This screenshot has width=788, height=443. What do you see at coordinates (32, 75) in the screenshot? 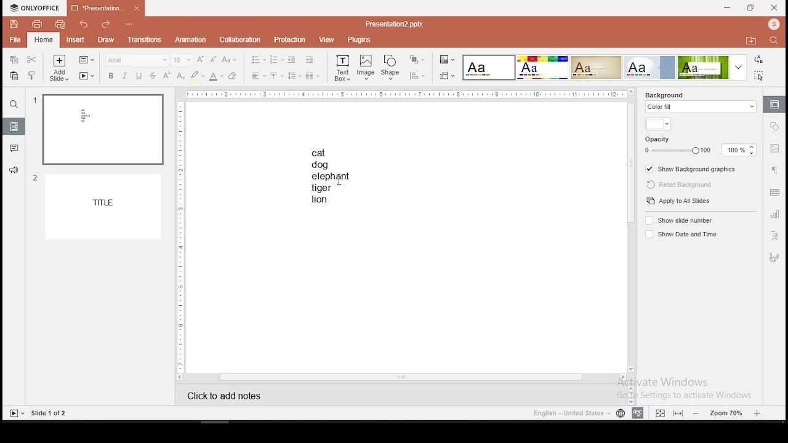
I see `clone formatting` at bounding box center [32, 75].